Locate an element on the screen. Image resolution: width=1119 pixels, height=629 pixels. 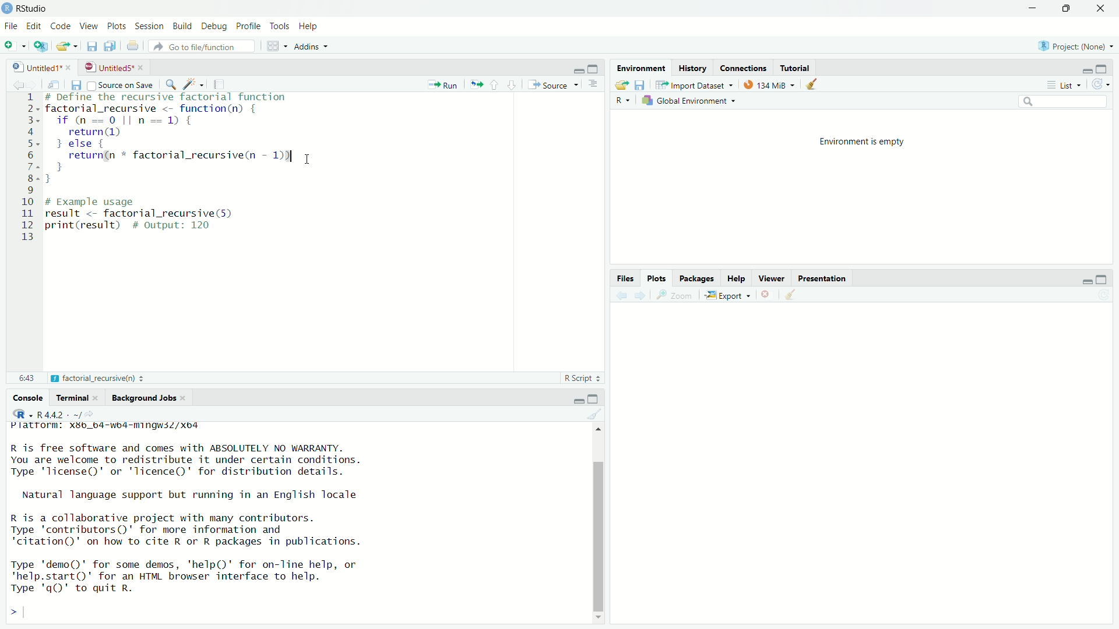
Minimize is located at coordinates (578, 401).